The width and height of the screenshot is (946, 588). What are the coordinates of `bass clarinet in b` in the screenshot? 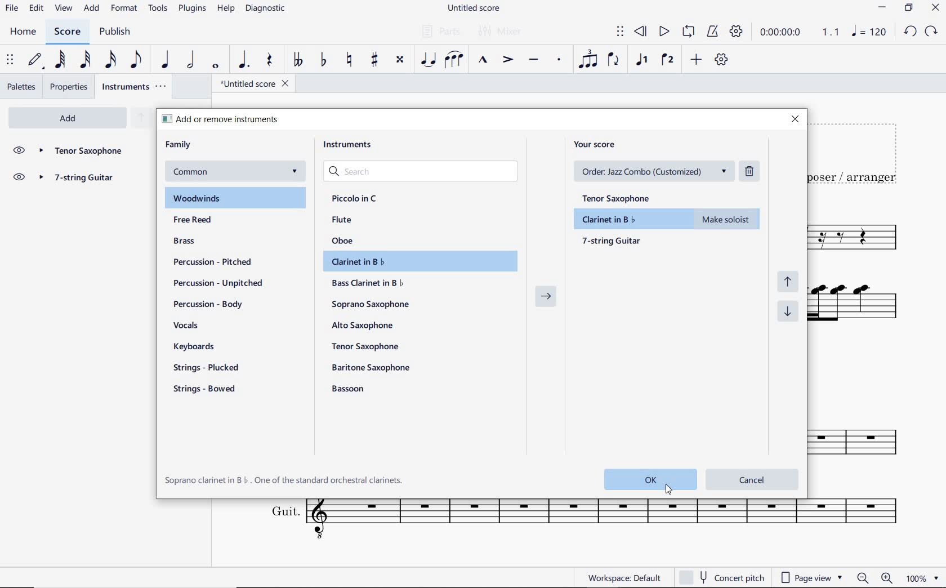 It's located at (369, 283).